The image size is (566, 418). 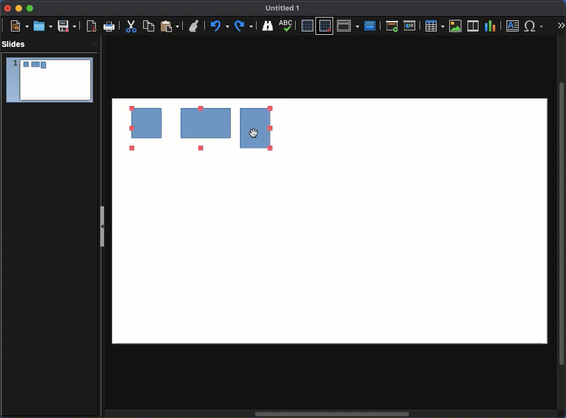 What do you see at coordinates (18, 9) in the screenshot?
I see `Minimize` at bounding box center [18, 9].